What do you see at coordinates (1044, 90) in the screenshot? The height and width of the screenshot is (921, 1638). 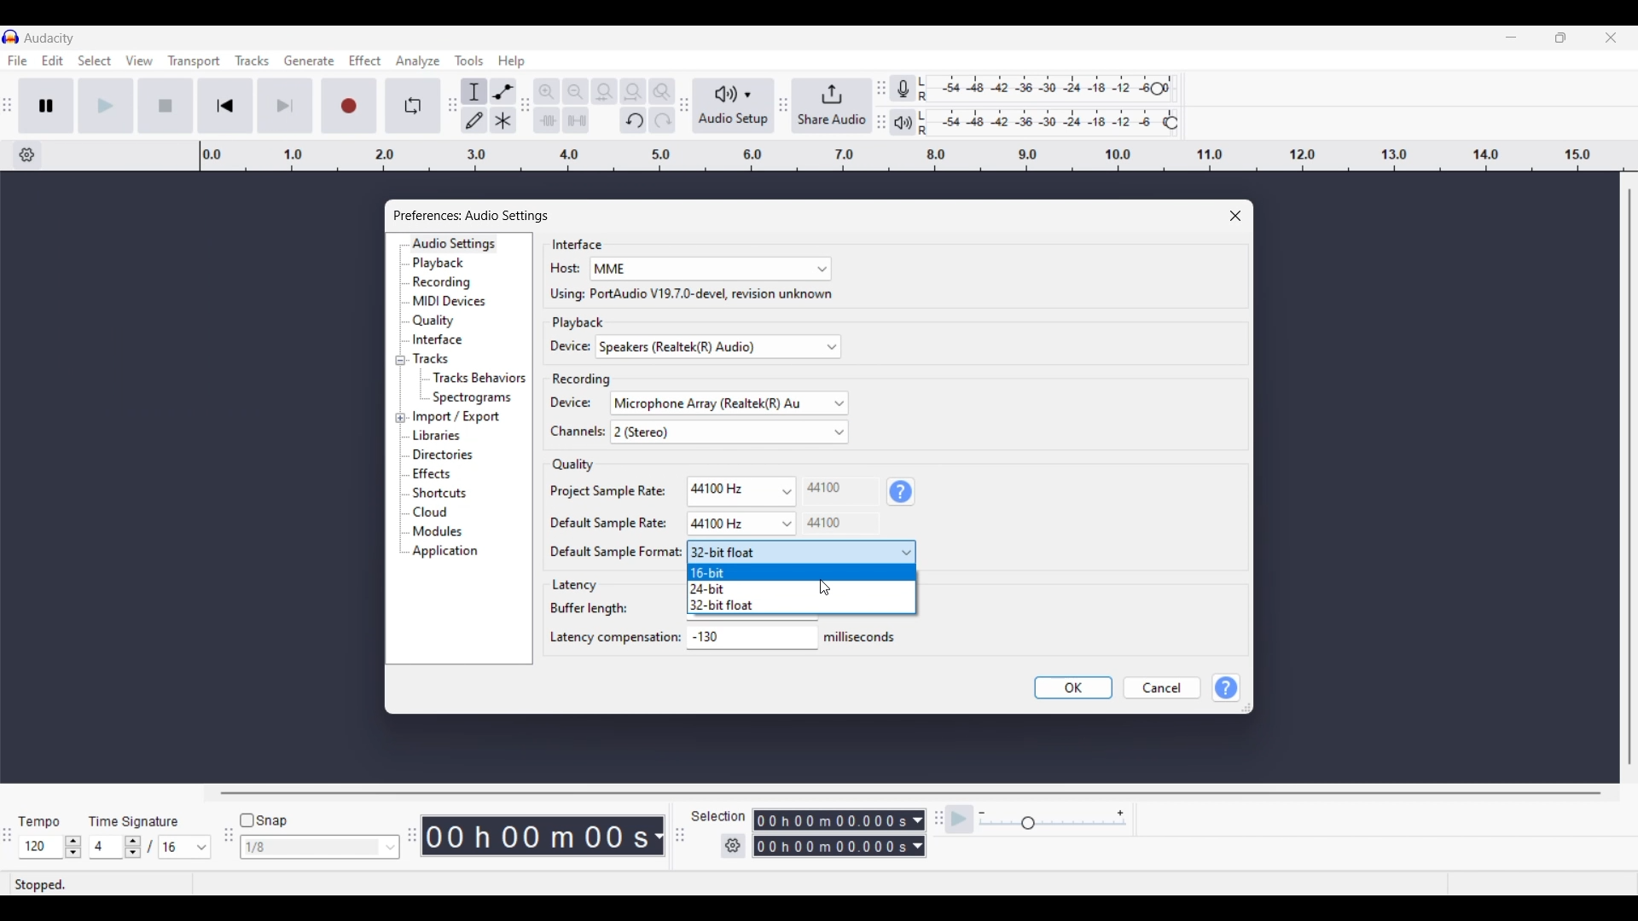 I see `Recording level` at bounding box center [1044, 90].